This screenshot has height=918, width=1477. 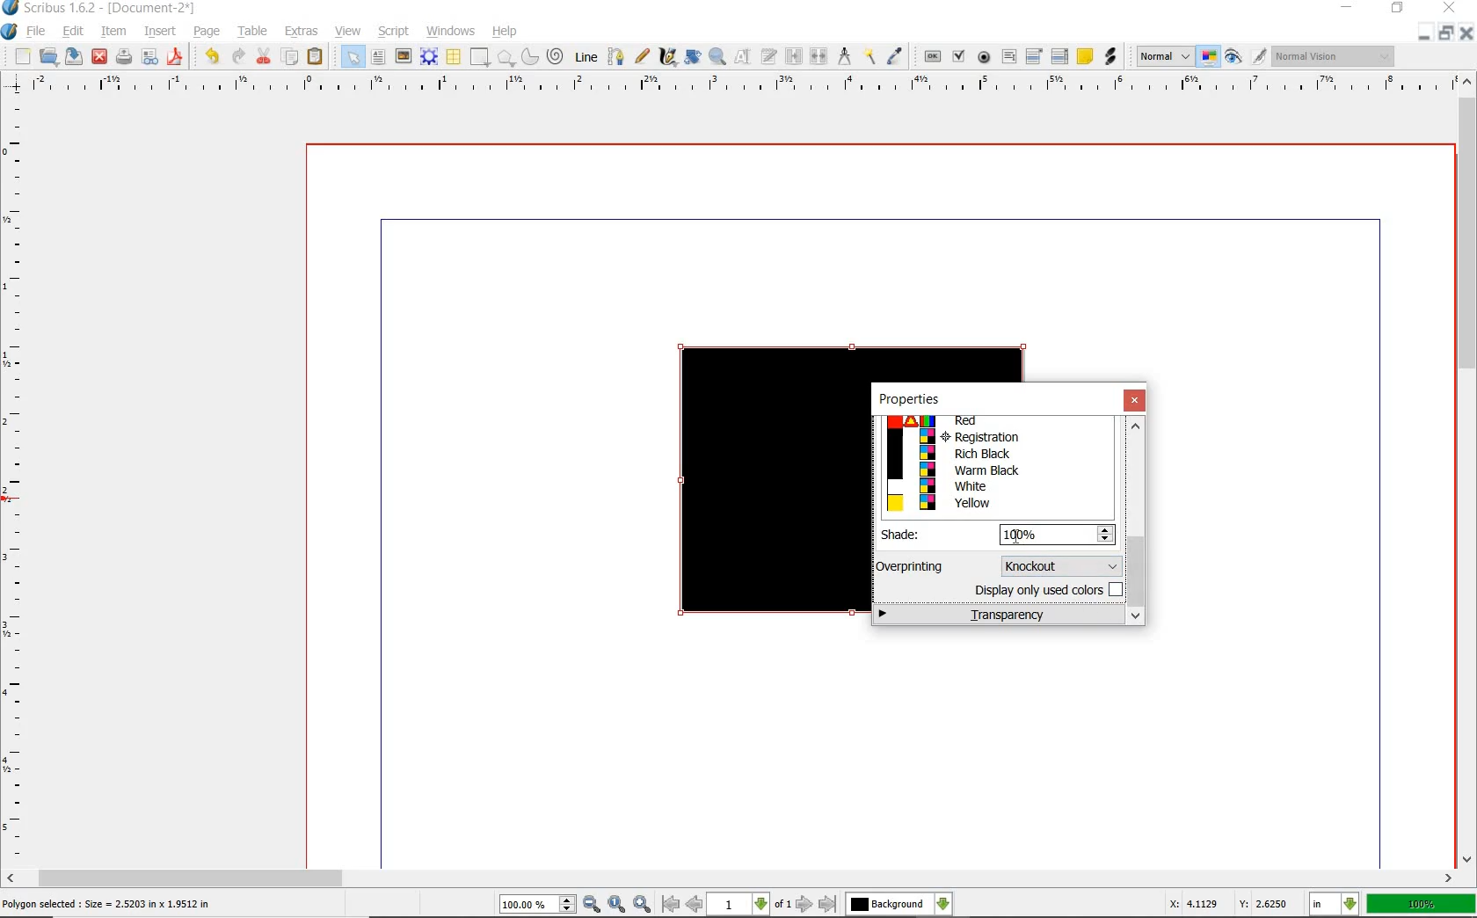 I want to click on line, so click(x=586, y=56).